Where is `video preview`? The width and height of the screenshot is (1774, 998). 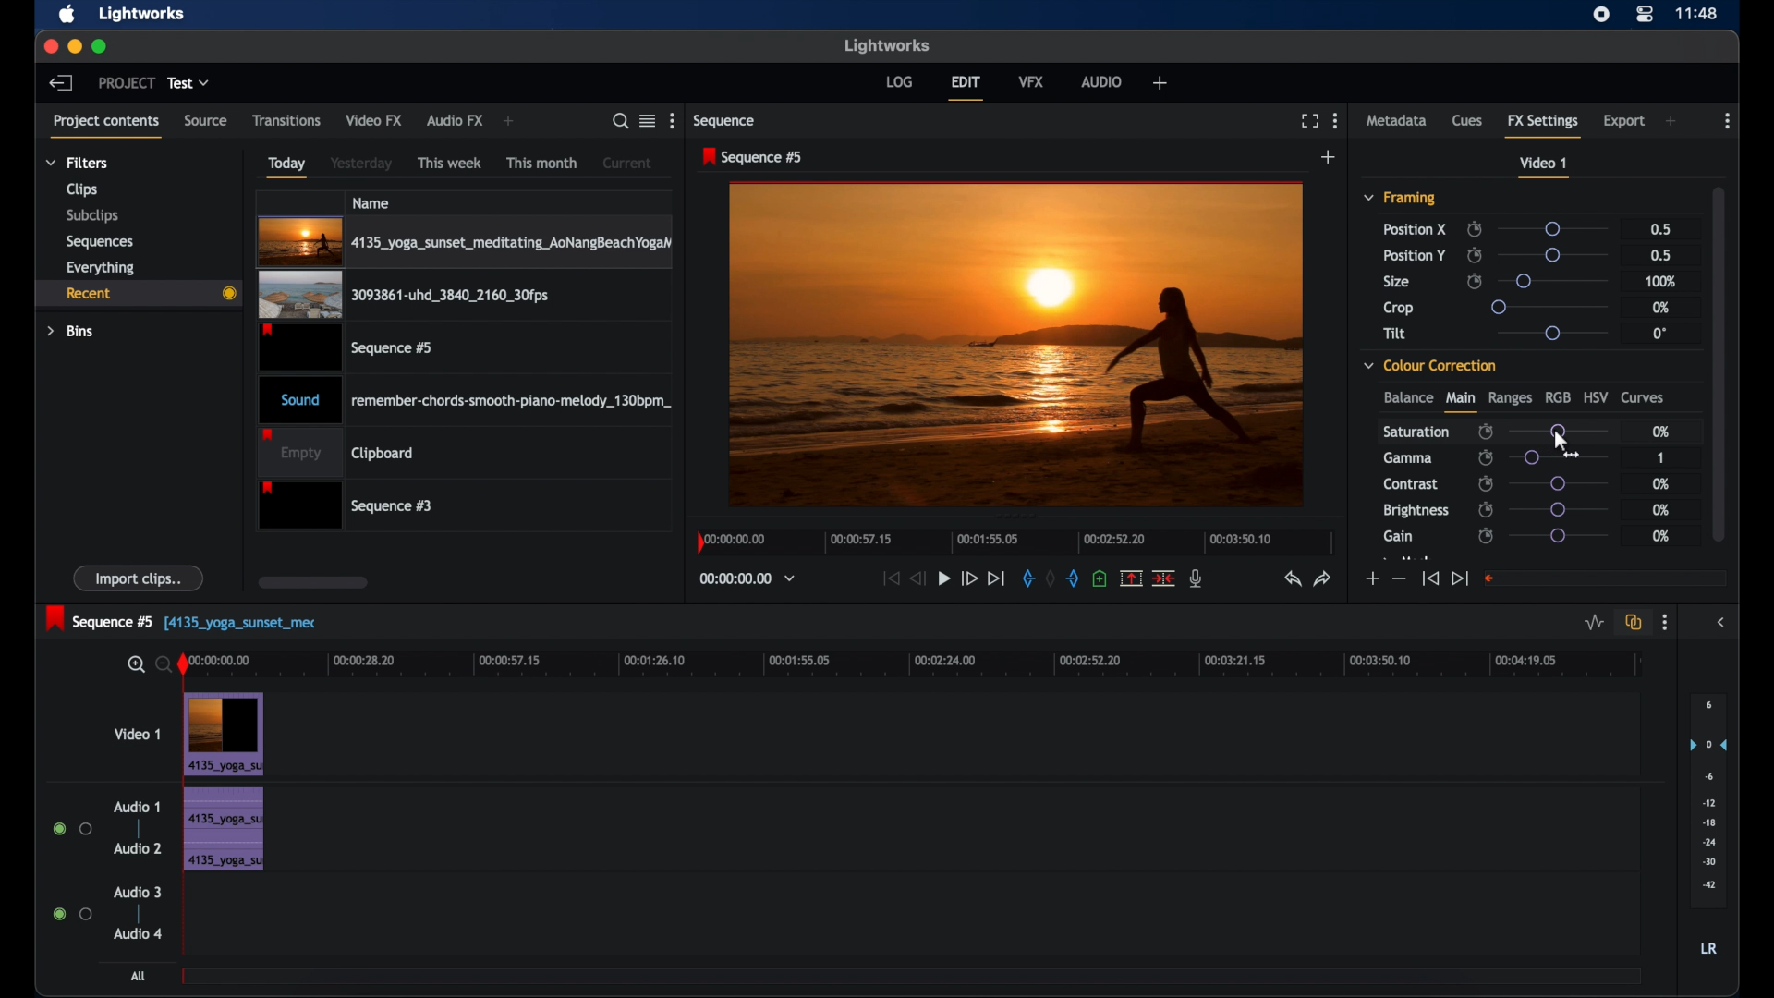
video preview is located at coordinates (1016, 343).